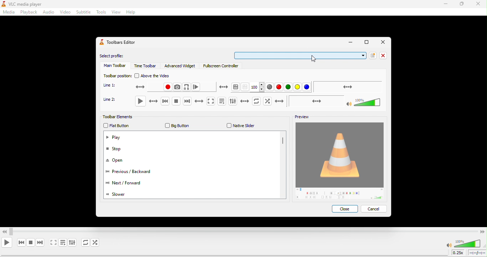  I want to click on line 2, so click(113, 100).